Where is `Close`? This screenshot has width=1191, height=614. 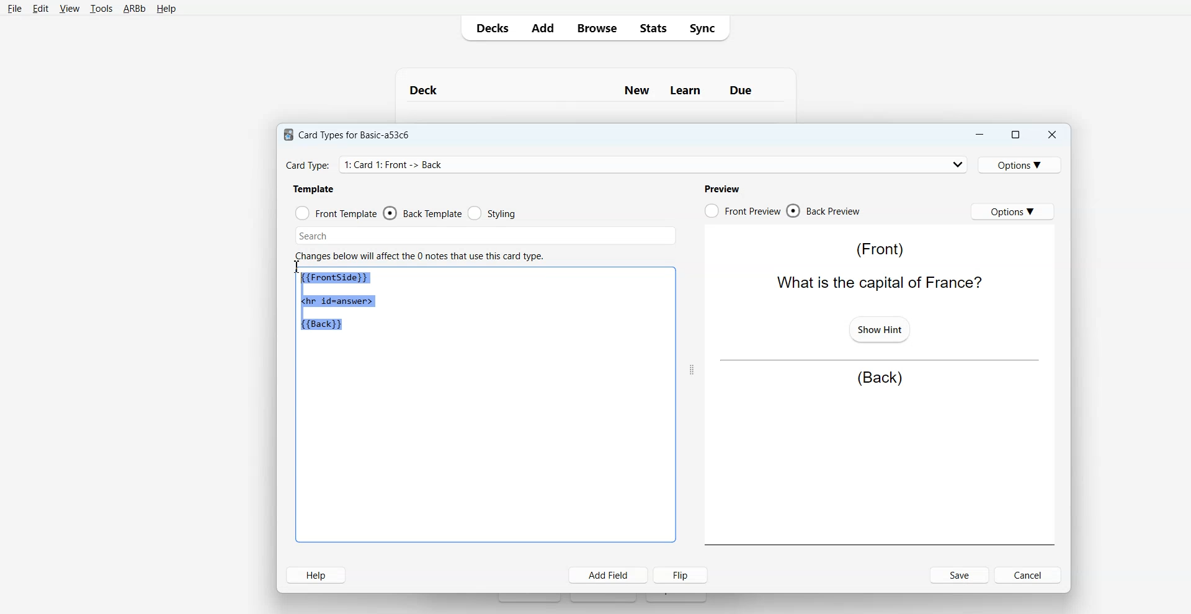 Close is located at coordinates (1051, 135).